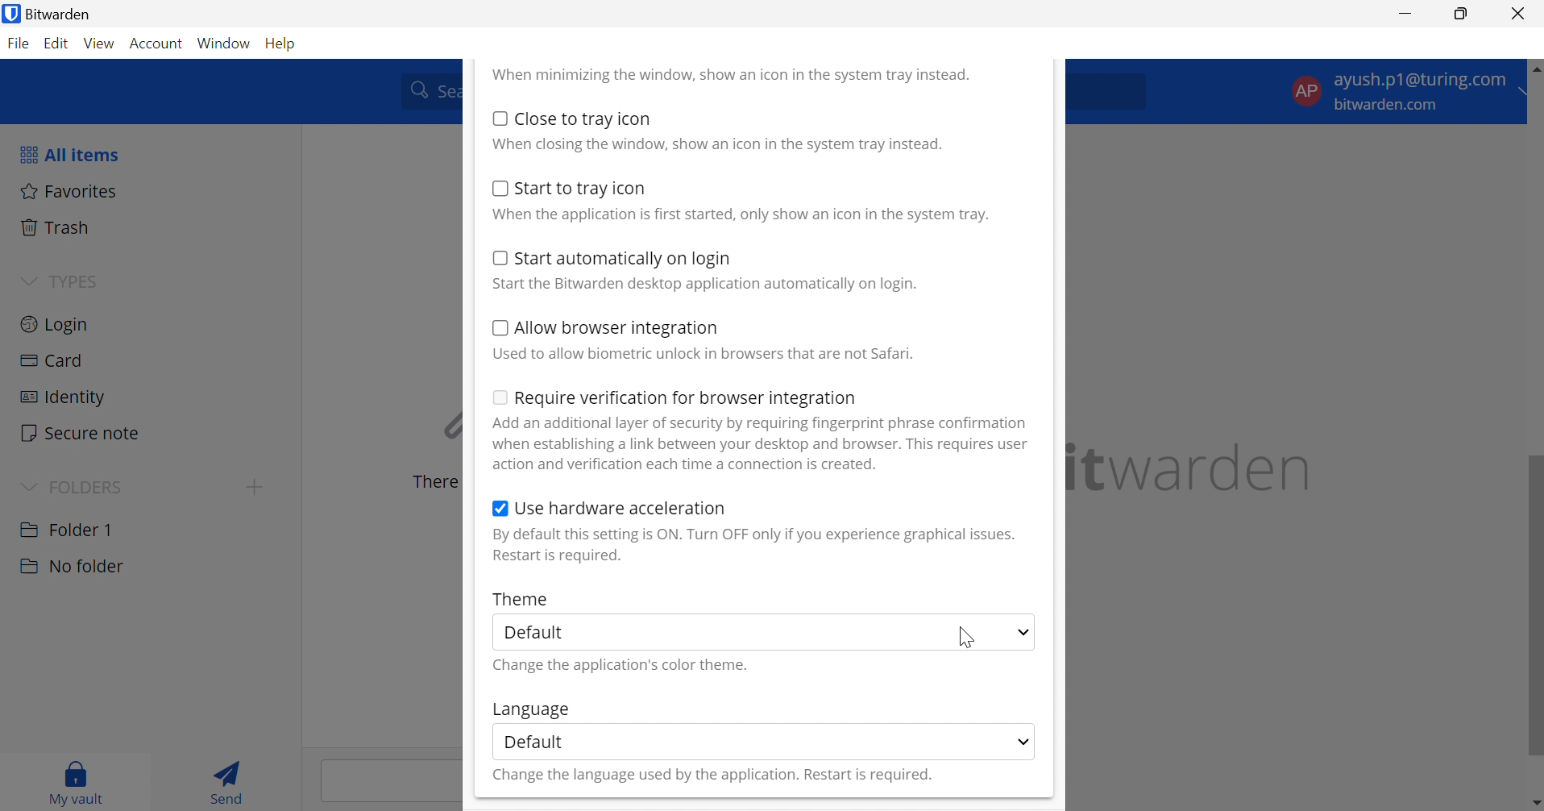 The image size is (1544, 811). I want to click on ayush.p1@turing.com, so click(1423, 82).